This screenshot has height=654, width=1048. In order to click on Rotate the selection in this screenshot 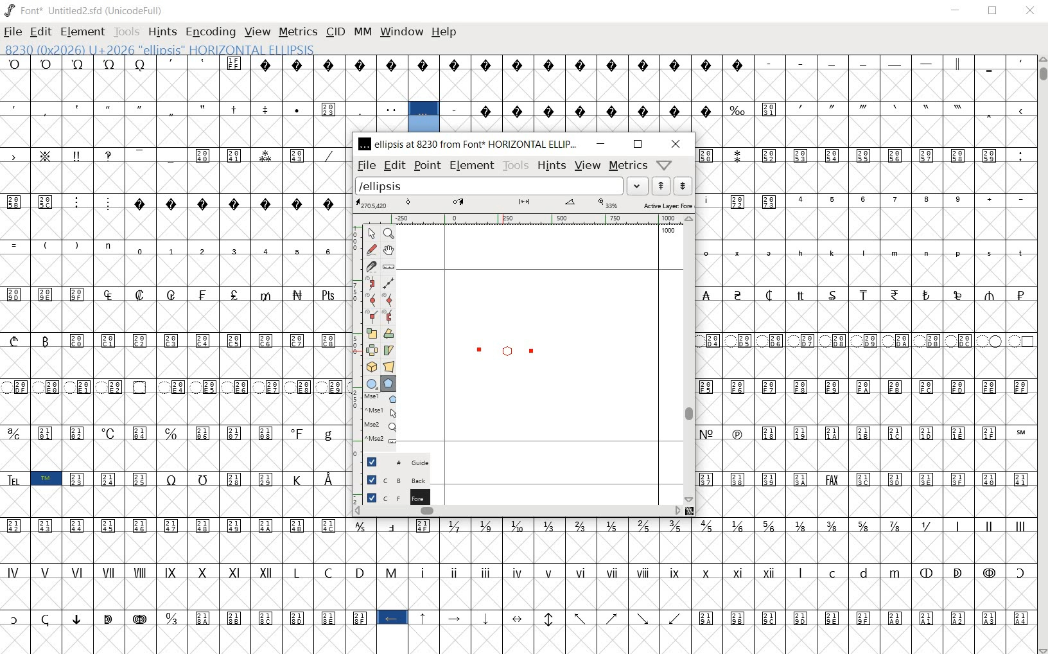, I will do `click(389, 334)`.